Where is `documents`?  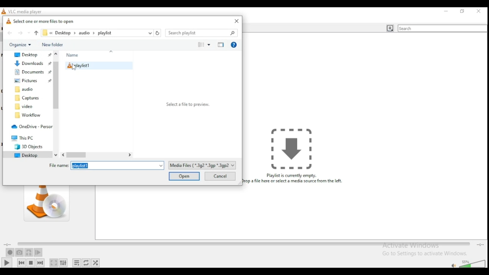 documents is located at coordinates (32, 71).